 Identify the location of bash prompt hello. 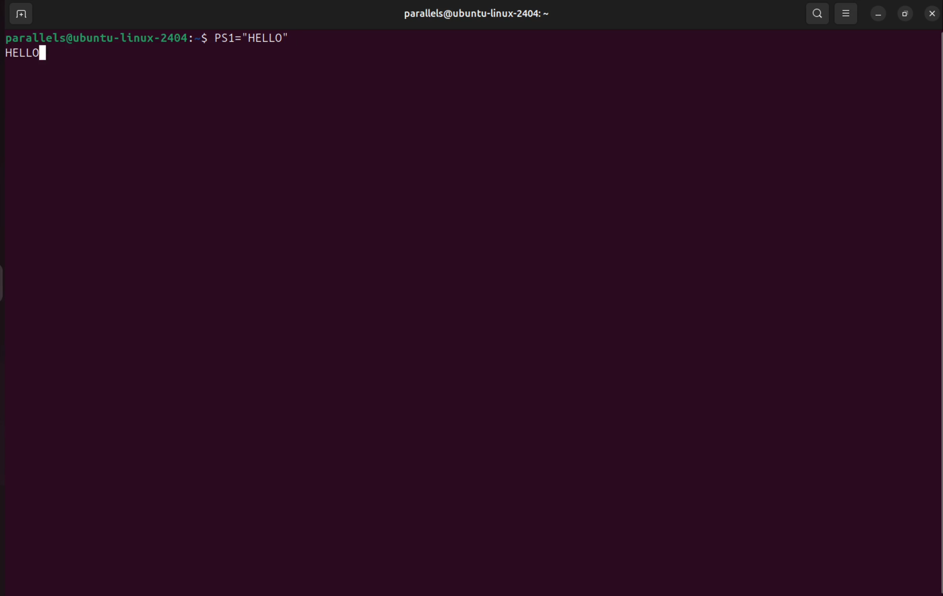
(27, 55).